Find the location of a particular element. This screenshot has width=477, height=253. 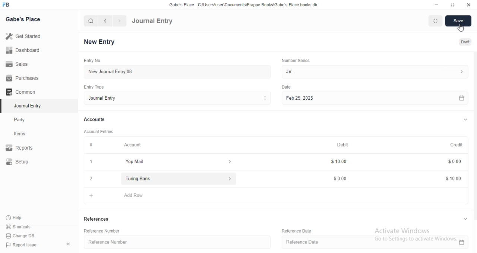

selected is located at coordinates (3, 106).